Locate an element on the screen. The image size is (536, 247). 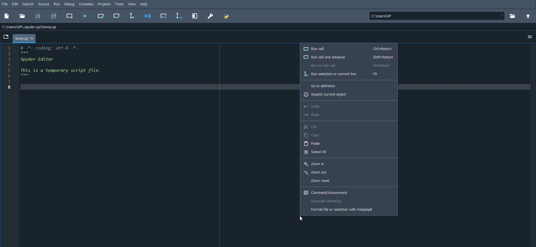
Cut is located at coordinates (311, 127).